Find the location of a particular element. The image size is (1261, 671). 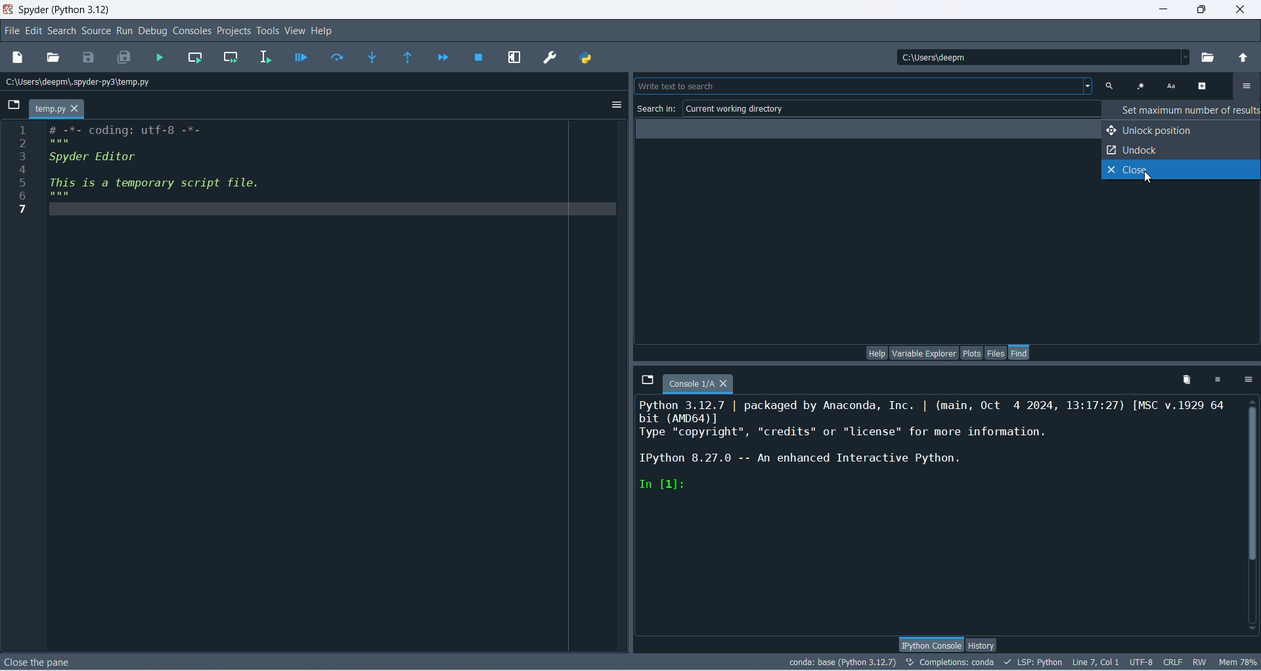

consoles is located at coordinates (192, 30).